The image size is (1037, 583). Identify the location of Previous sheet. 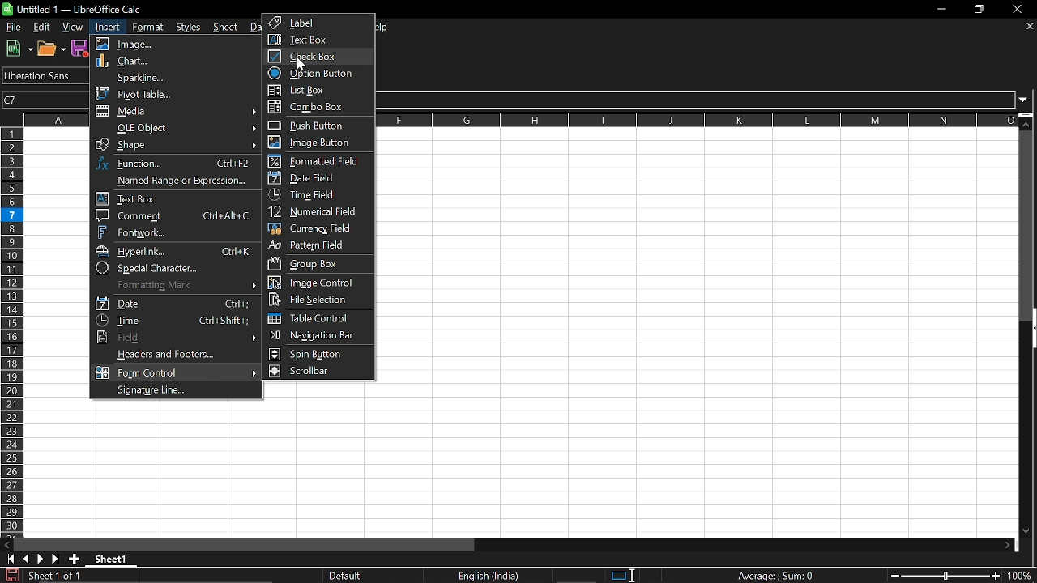
(25, 559).